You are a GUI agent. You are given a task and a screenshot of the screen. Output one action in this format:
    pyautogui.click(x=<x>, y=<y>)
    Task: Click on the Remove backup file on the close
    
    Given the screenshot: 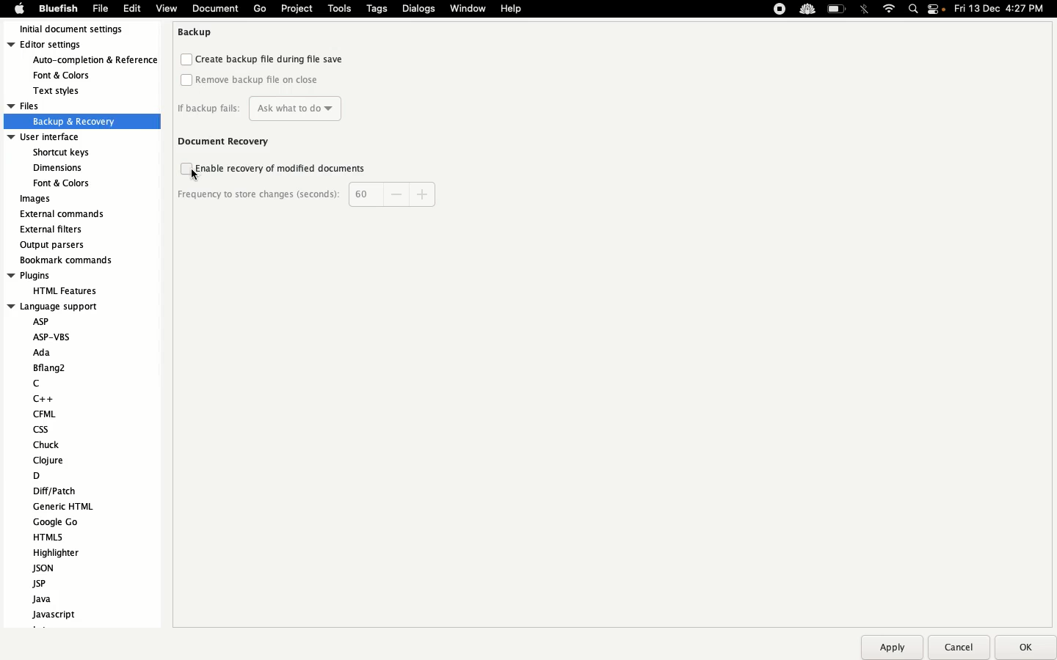 What is the action you would take?
    pyautogui.click(x=252, y=80)
    